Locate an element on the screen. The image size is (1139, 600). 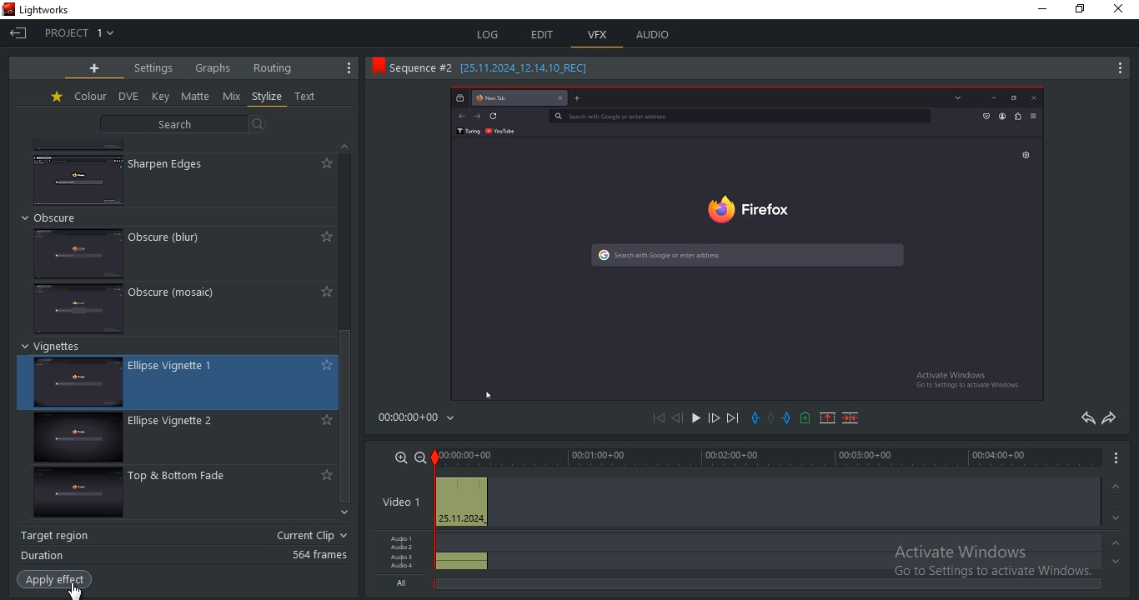
Thumbnail is located at coordinates (78, 177).